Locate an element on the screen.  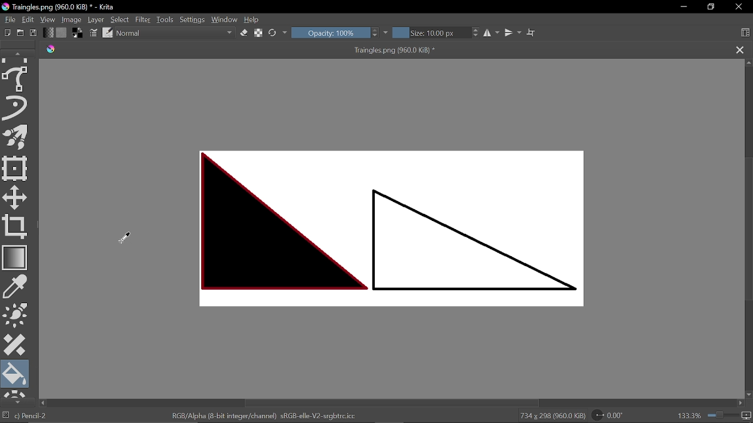
Eraser is located at coordinates (244, 33).